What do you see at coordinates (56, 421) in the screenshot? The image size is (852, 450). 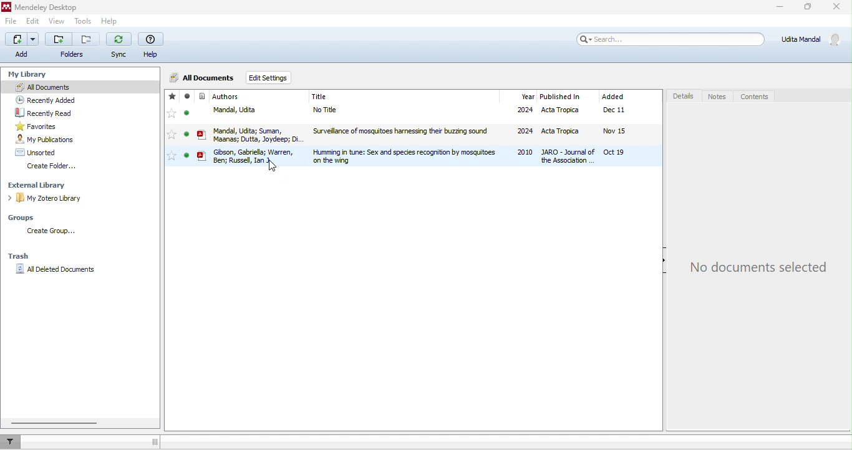 I see `horizontal scroll bar` at bounding box center [56, 421].